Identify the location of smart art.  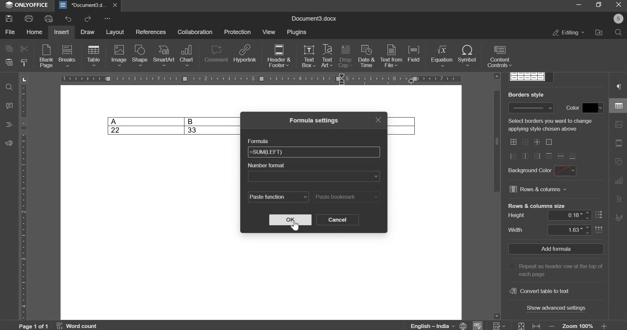
(163, 55).